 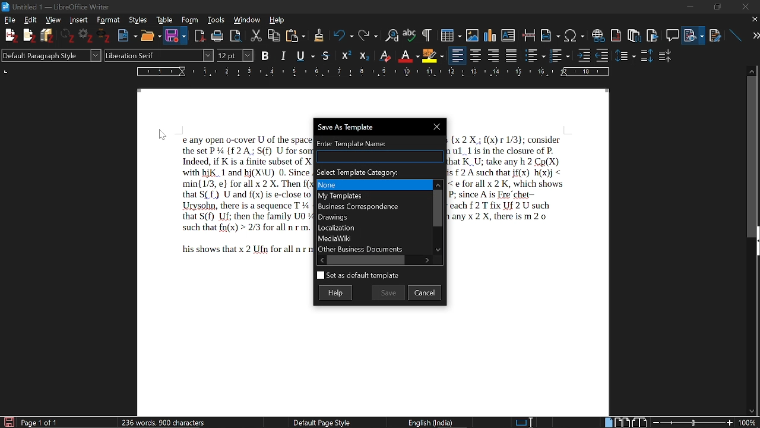 I want to click on Insert, so click(x=78, y=20).